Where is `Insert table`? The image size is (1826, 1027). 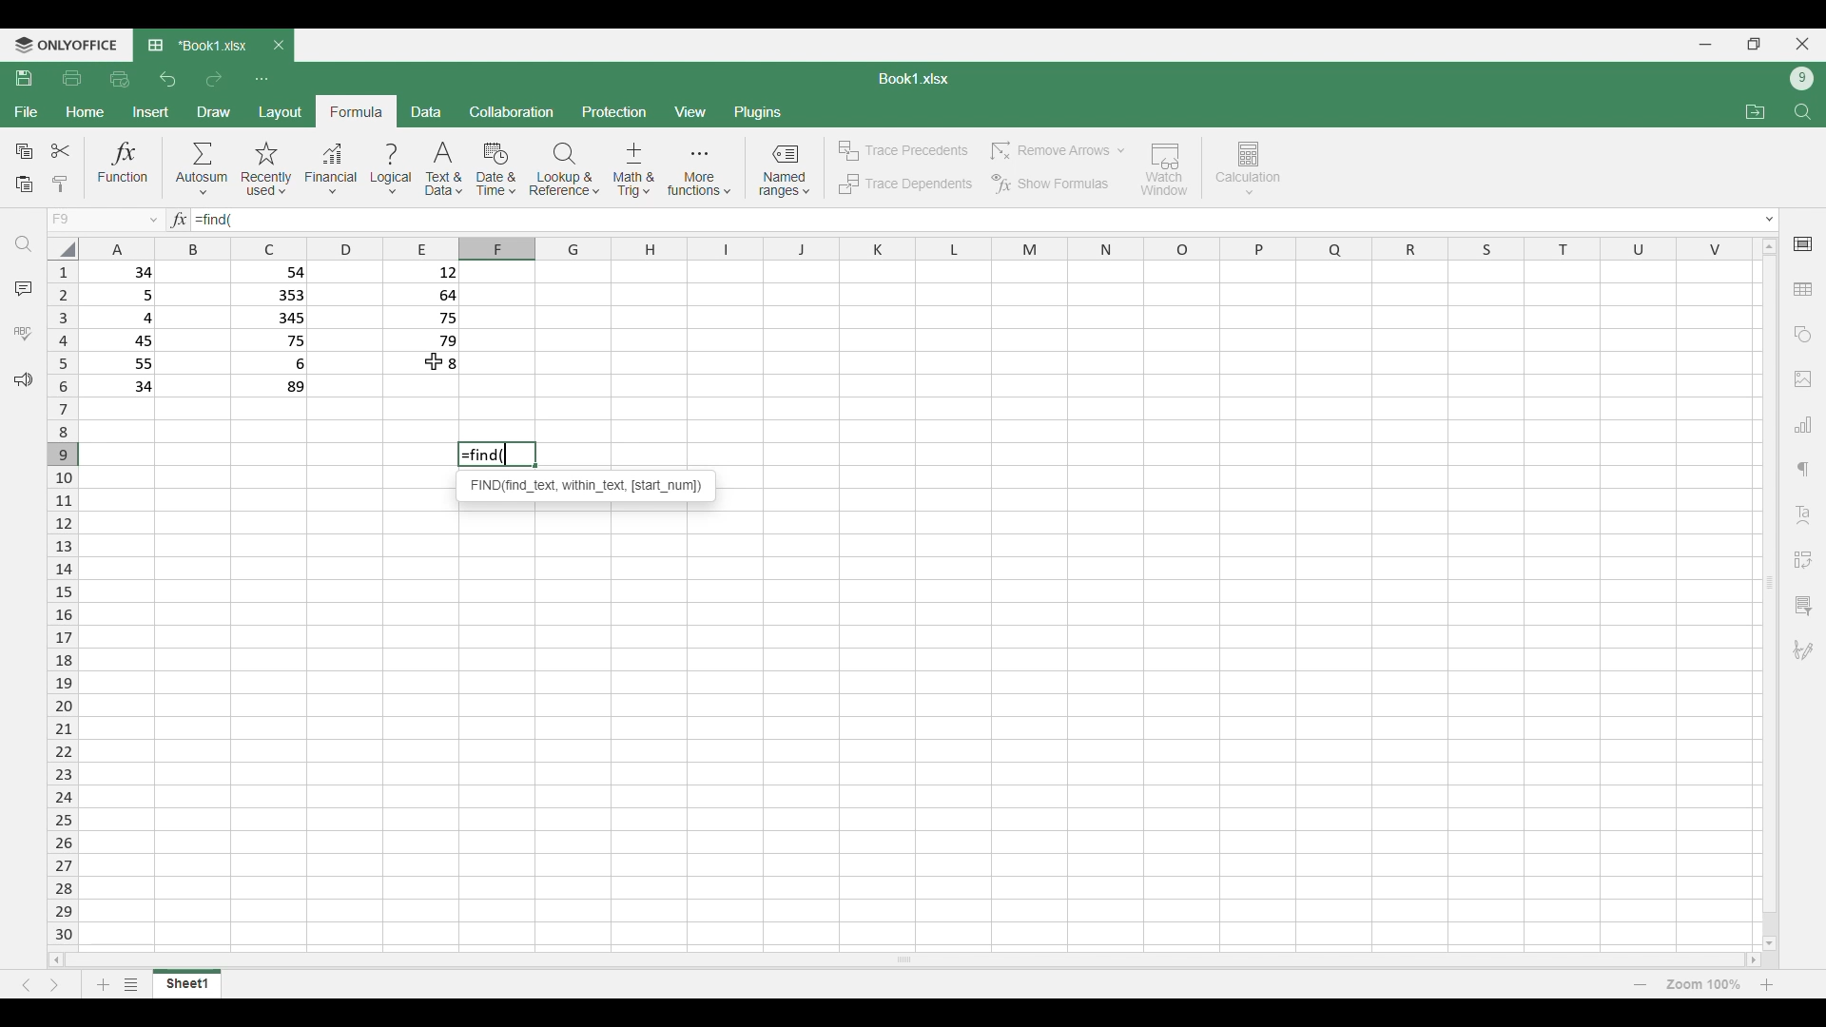
Insert table is located at coordinates (1803, 289).